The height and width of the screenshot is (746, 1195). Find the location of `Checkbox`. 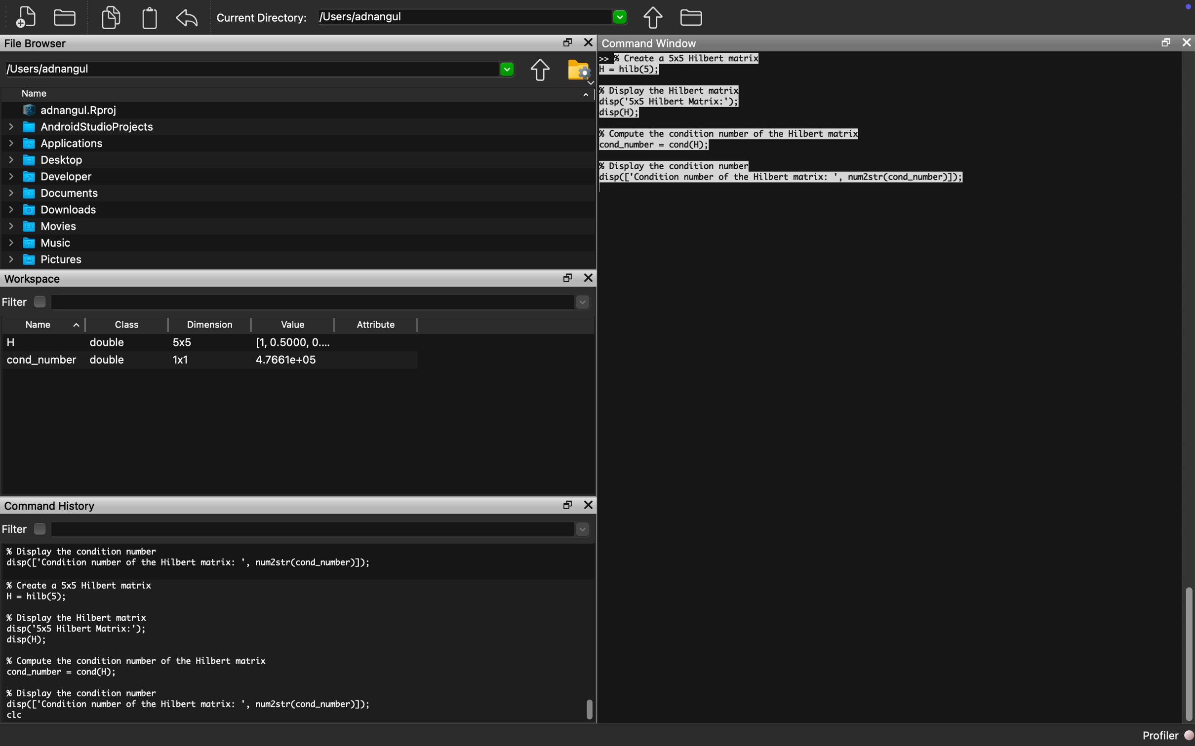

Checkbox is located at coordinates (40, 528).